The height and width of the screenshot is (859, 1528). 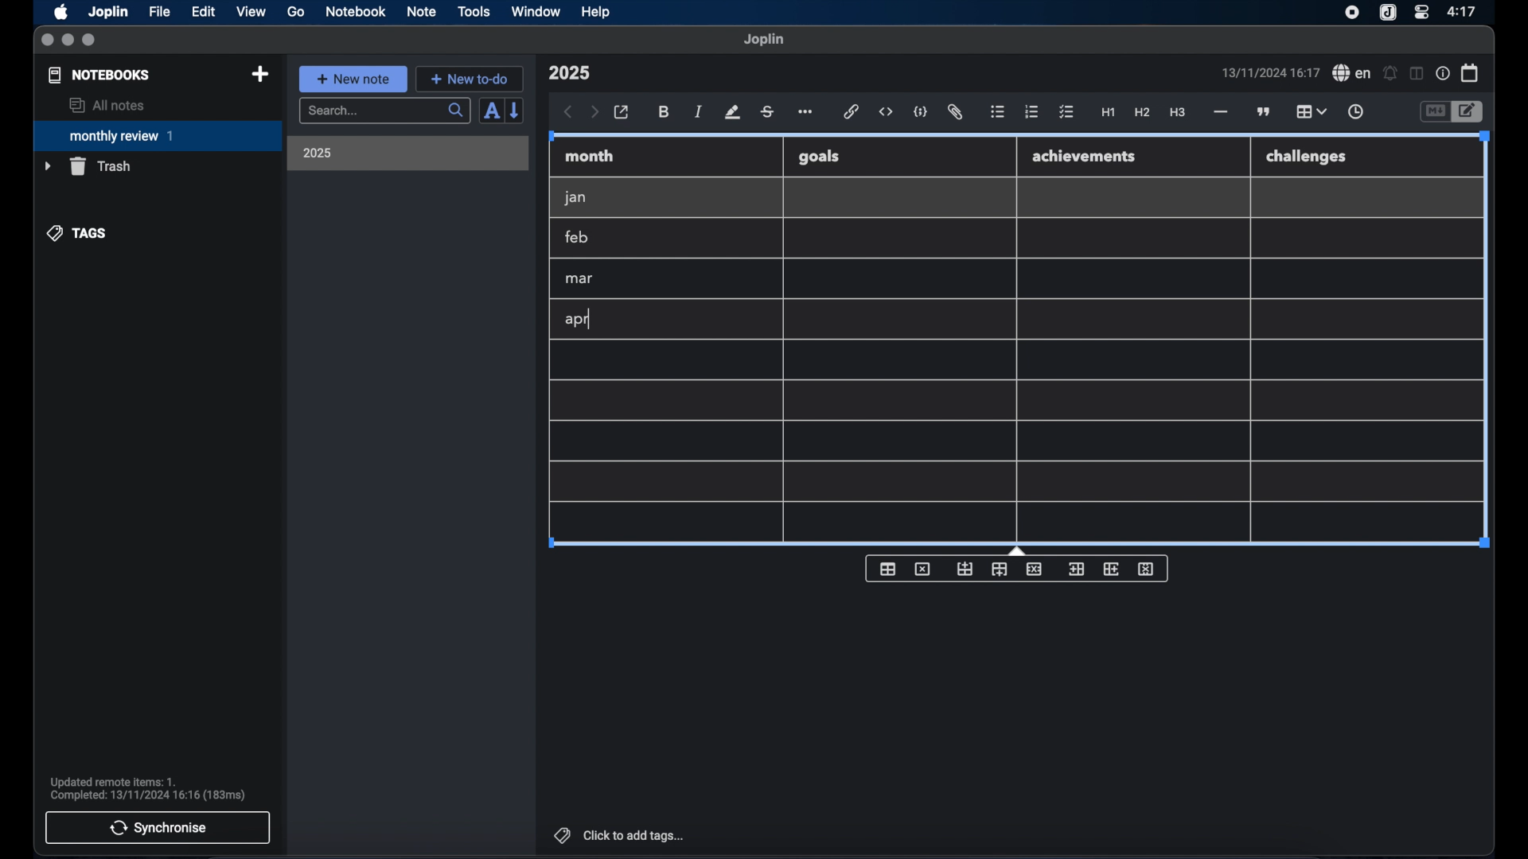 What do you see at coordinates (107, 105) in the screenshot?
I see `all notes` at bounding box center [107, 105].